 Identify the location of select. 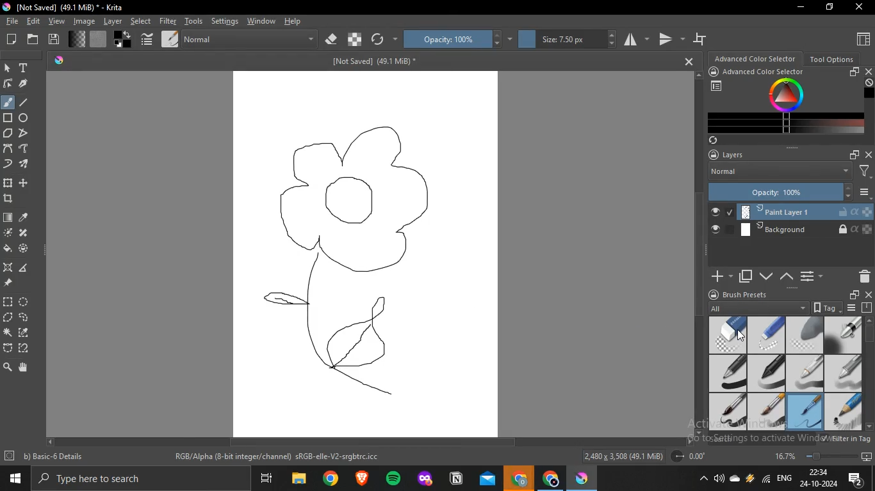
(141, 21).